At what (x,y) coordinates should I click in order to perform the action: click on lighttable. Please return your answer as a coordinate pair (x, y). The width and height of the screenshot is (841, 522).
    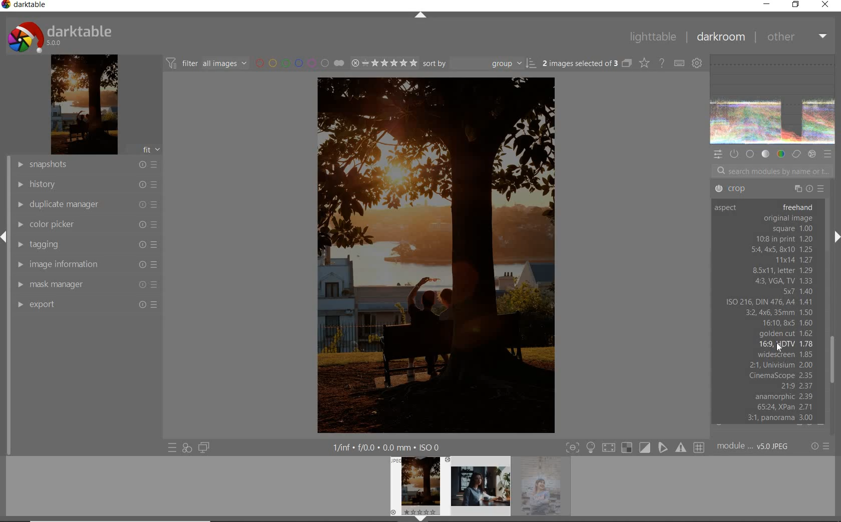
    Looking at the image, I should click on (653, 37).